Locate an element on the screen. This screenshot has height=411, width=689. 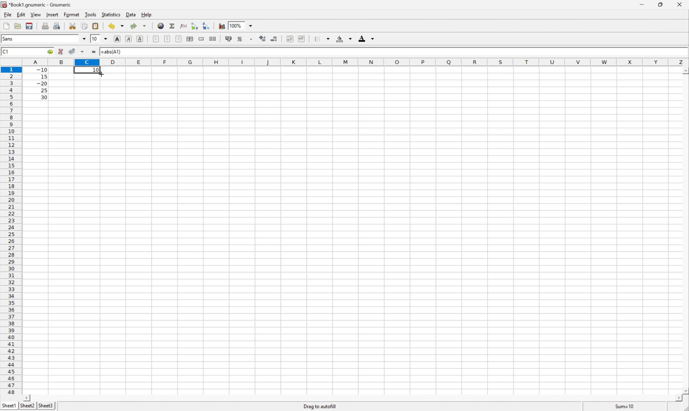
Increase indent, and align the content to the left is located at coordinates (301, 38).